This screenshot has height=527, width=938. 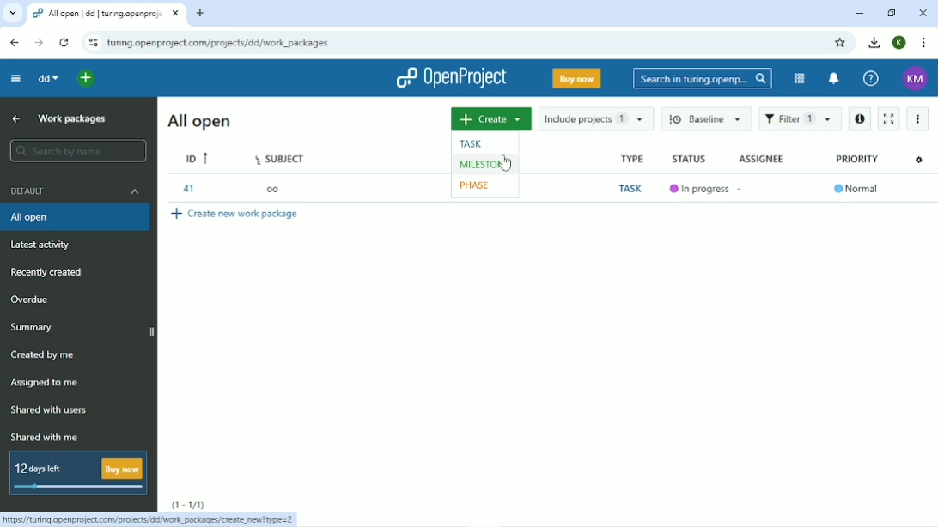 I want to click on Summary, so click(x=33, y=328).